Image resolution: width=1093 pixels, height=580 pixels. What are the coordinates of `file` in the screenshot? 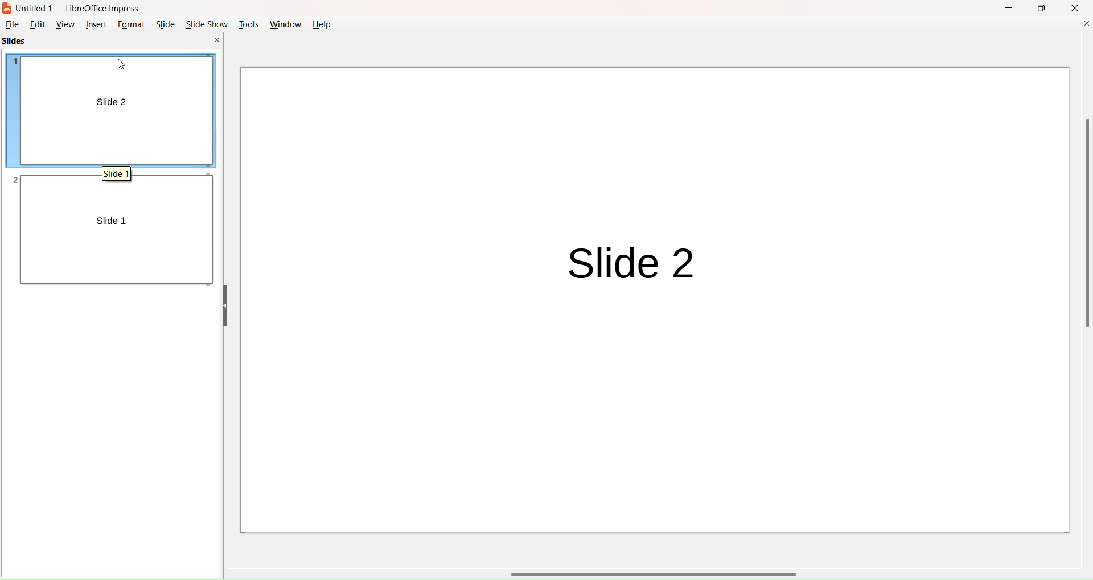 It's located at (13, 24).